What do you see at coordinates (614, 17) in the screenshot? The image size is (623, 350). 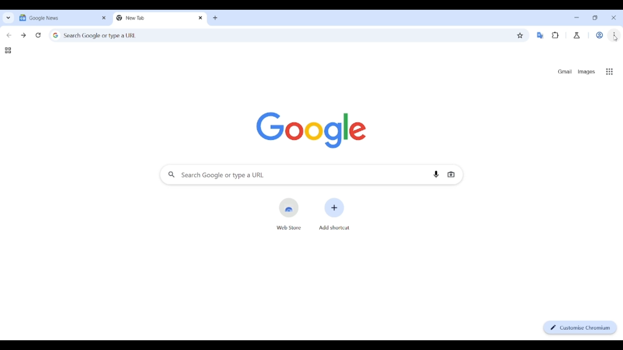 I see `Close interface` at bounding box center [614, 17].